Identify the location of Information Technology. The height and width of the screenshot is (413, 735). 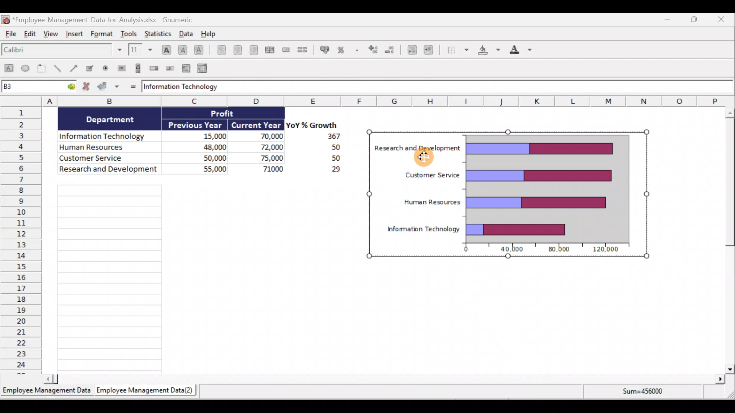
(183, 87).